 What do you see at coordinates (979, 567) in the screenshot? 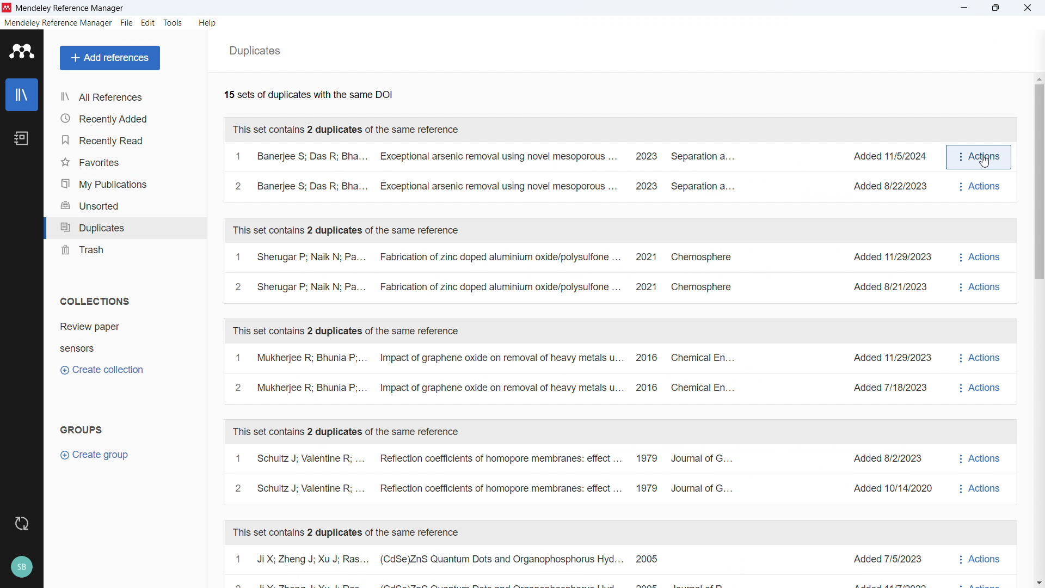
I see `Actions ` at bounding box center [979, 567].